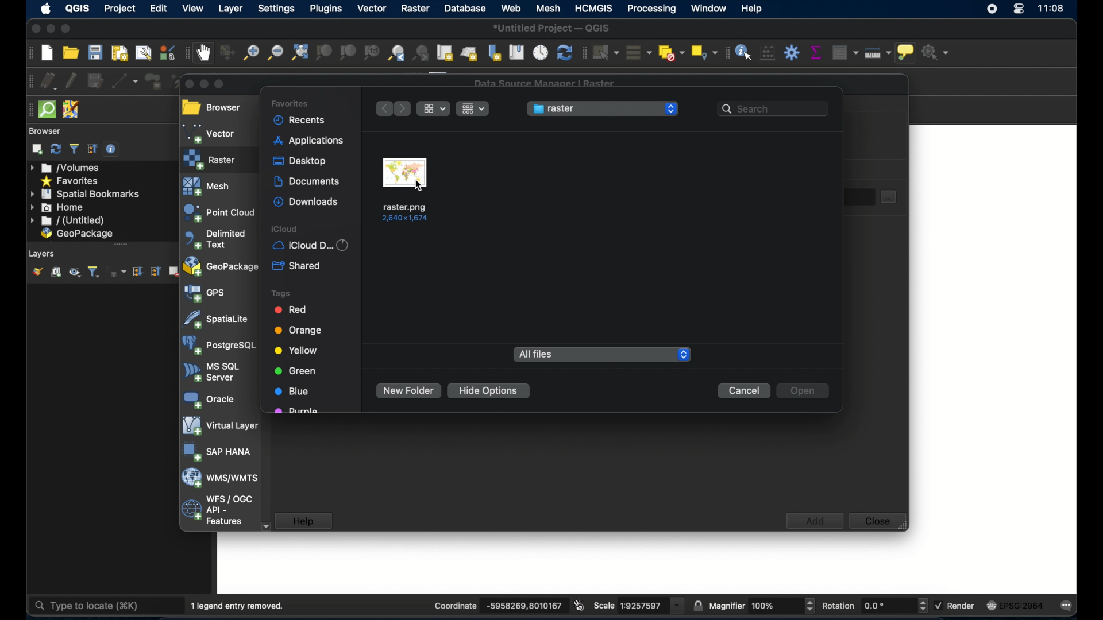  Describe the element at coordinates (66, 29) in the screenshot. I see `maximize` at that location.